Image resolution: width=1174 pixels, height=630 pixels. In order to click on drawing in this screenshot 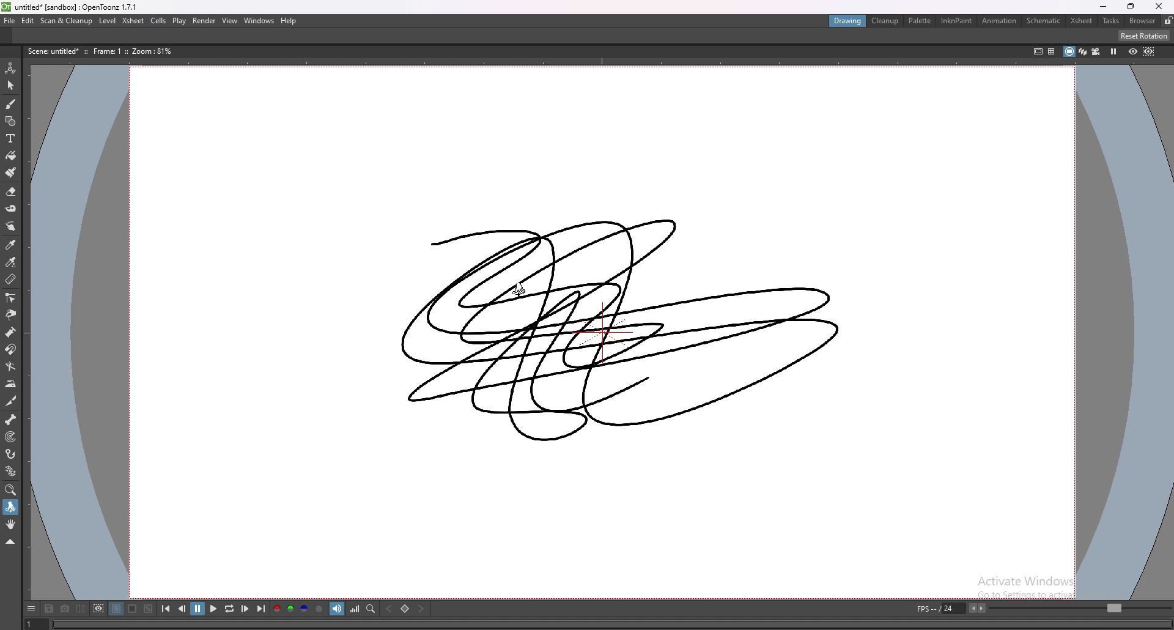, I will do `click(604, 327)`.